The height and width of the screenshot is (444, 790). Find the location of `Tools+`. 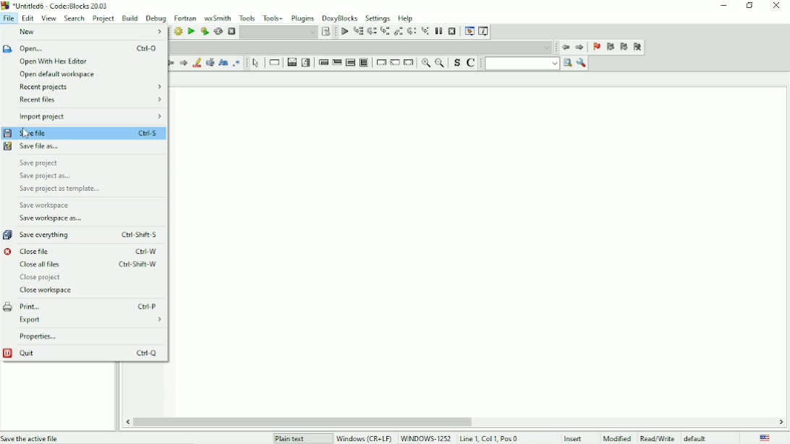

Tools+ is located at coordinates (273, 17).